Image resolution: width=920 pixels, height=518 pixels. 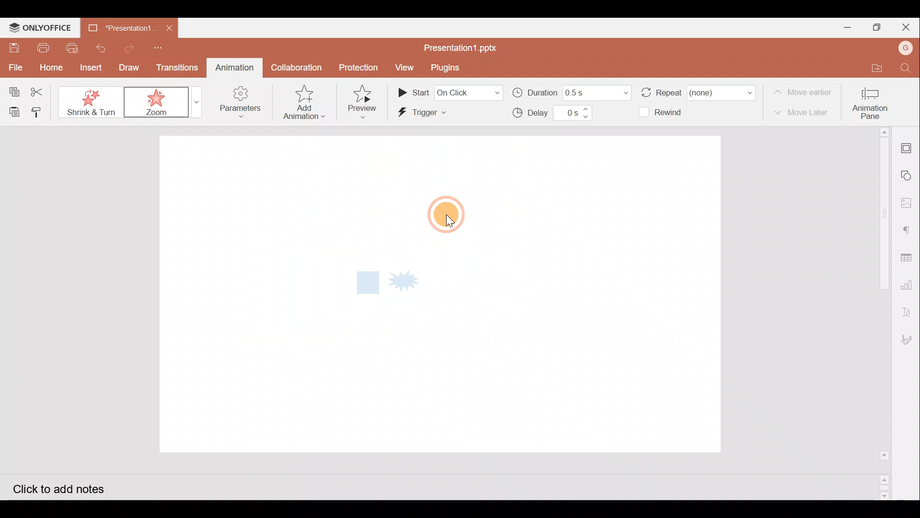 What do you see at coordinates (908, 258) in the screenshot?
I see `Table settings` at bounding box center [908, 258].